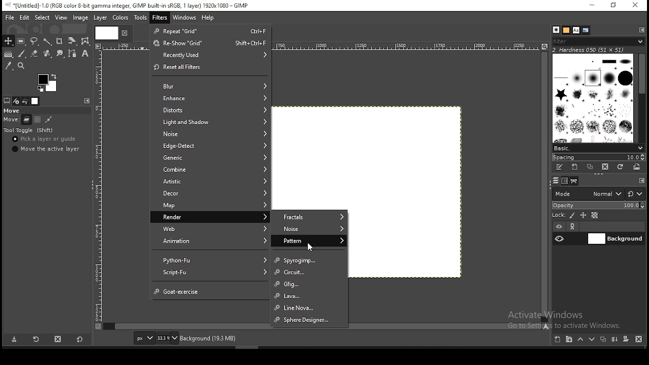  Describe the element at coordinates (636, 6) in the screenshot. I see `close window` at that location.